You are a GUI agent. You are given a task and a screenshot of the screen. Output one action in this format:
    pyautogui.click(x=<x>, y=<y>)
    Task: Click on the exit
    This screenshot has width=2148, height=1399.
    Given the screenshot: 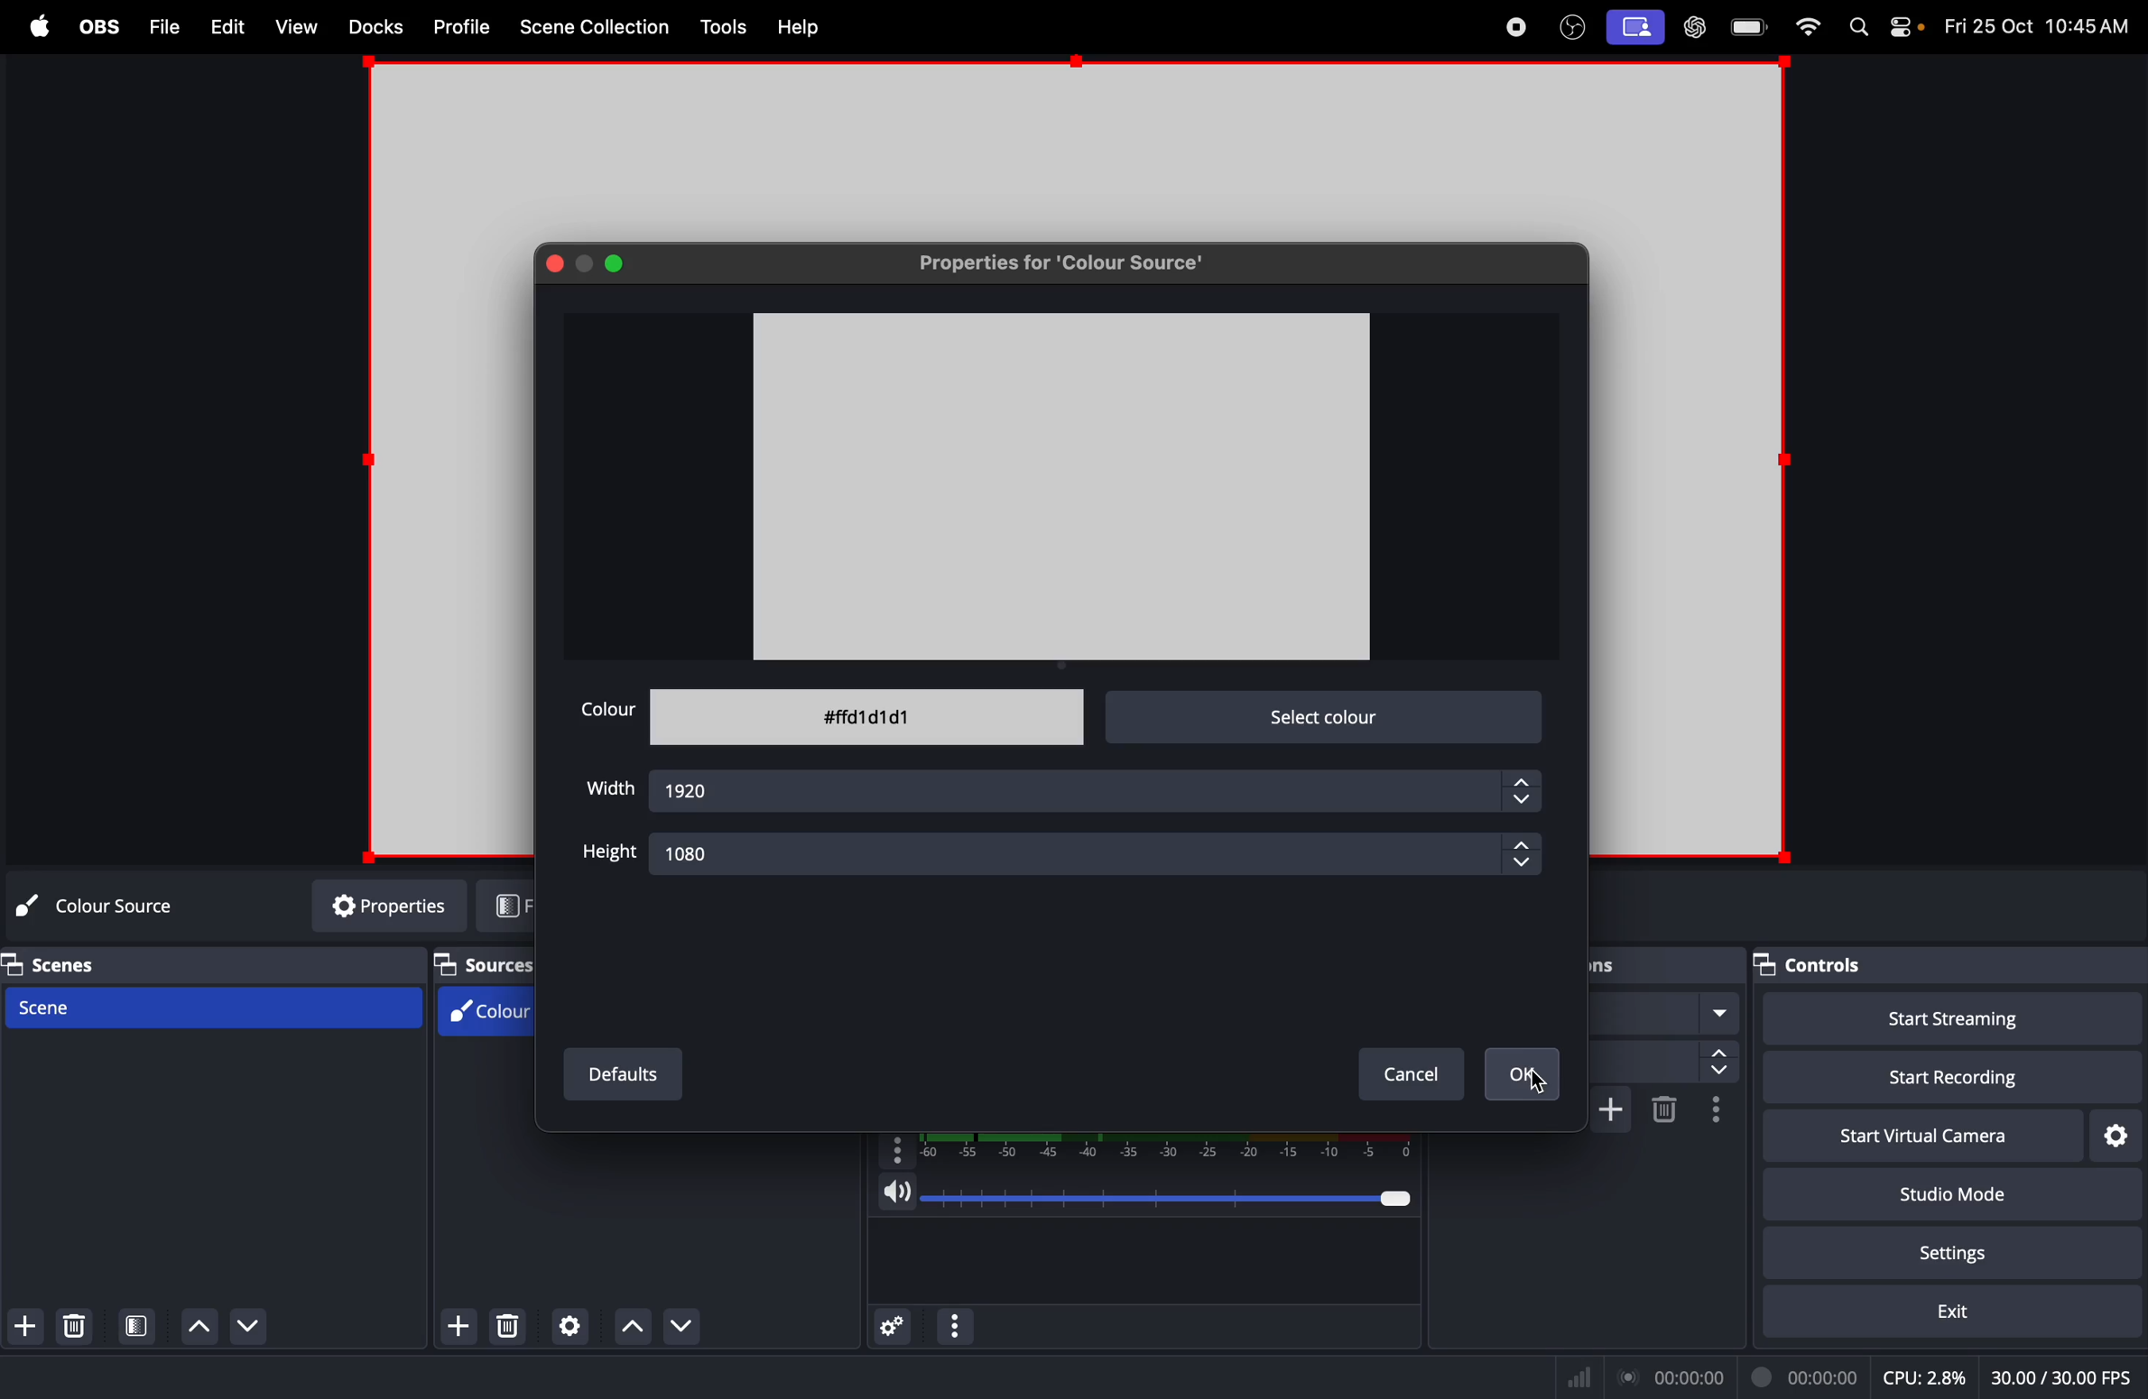 What is the action you would take?
    pyautogui.click(x=1938, y=1312)
    